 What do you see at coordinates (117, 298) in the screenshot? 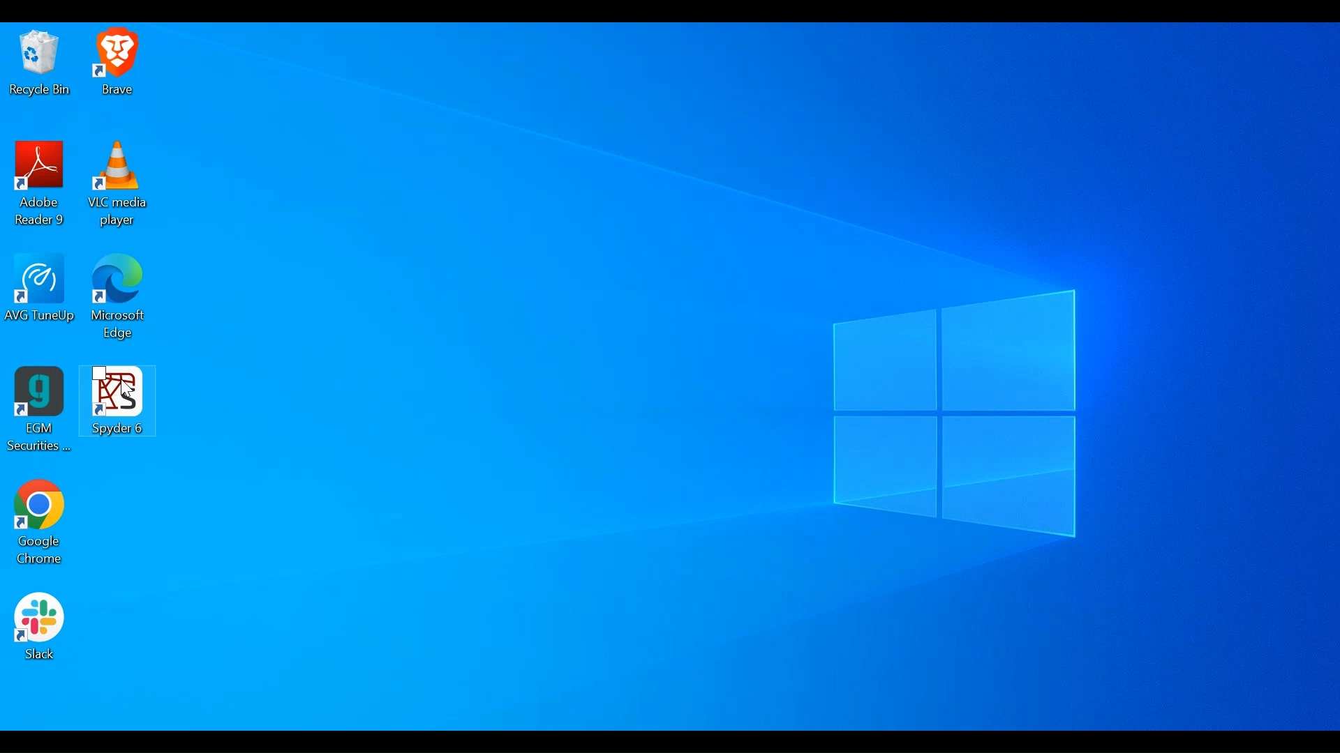
I see `Microsoft Edge Desktop Icon` at bounding box center [117, 298].